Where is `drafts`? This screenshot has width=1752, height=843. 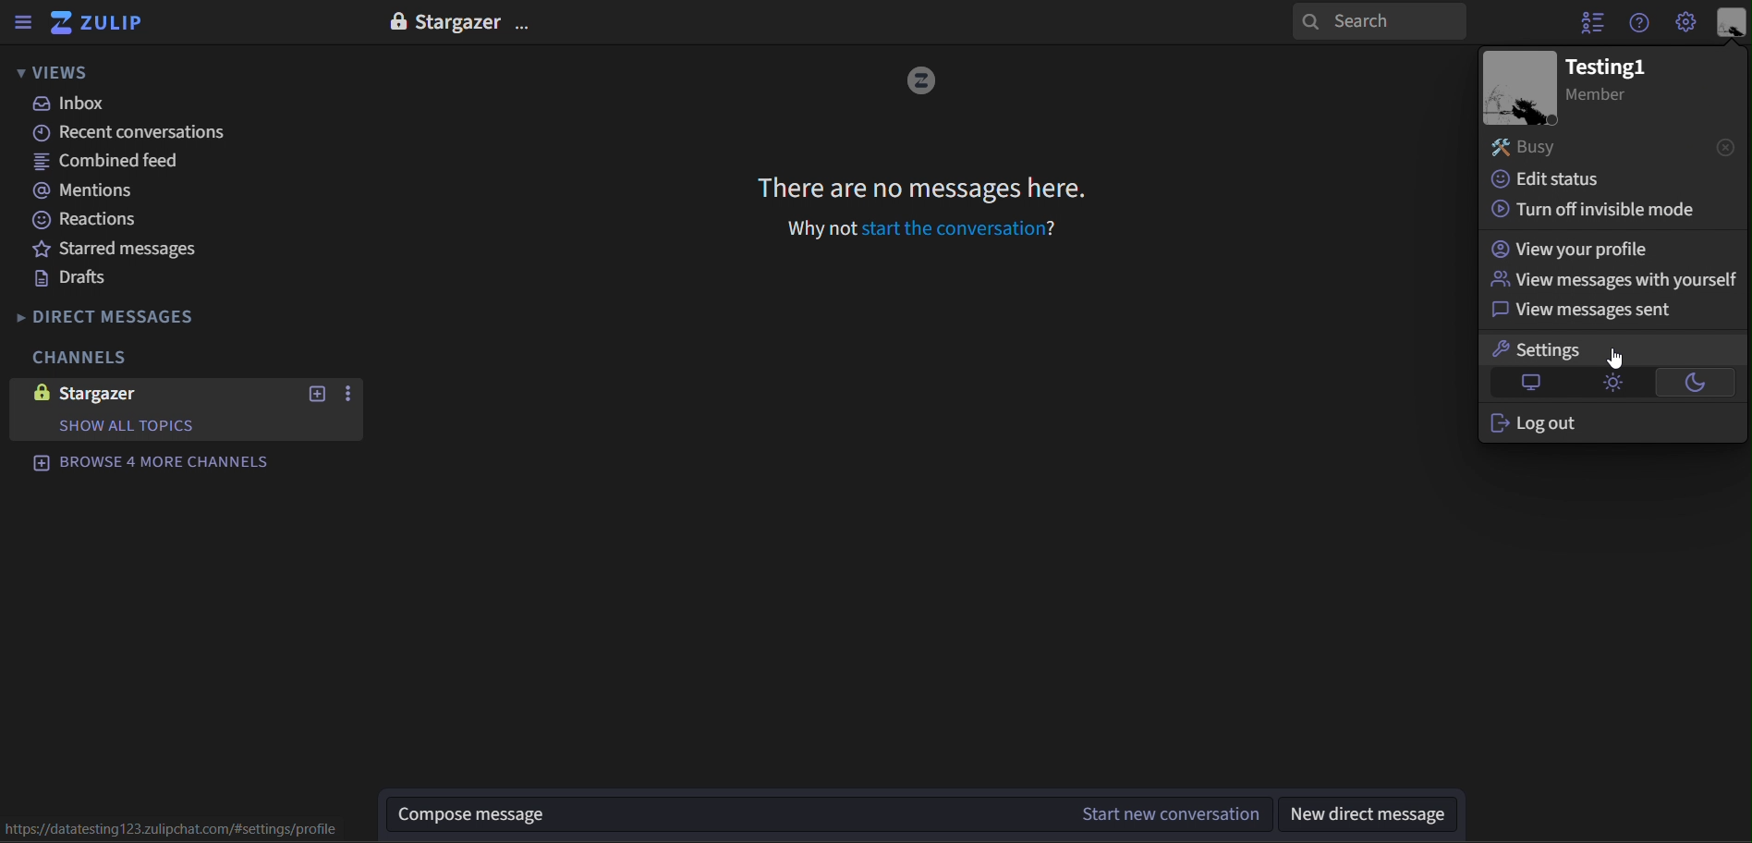
drafts is located at coordinates (75, 278).